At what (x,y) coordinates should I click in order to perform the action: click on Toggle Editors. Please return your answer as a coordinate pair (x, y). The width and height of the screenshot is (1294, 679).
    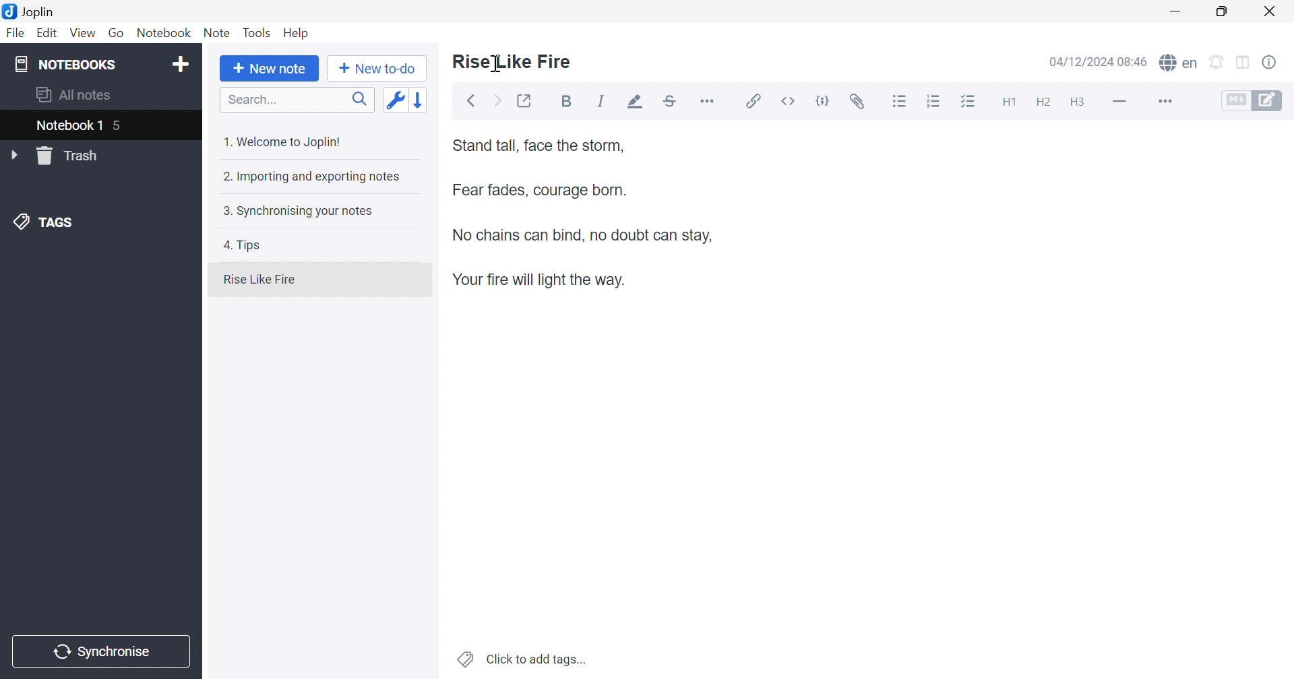
    Looking at the image, I should click on (1248, 103).